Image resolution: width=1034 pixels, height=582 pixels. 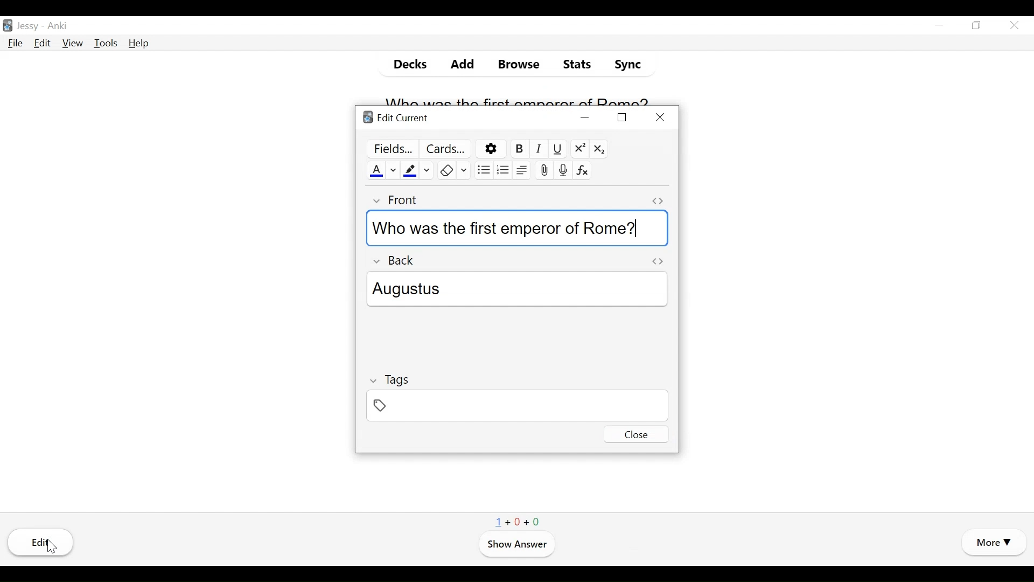 I want to click on Browse, so click(x=515, y=64).